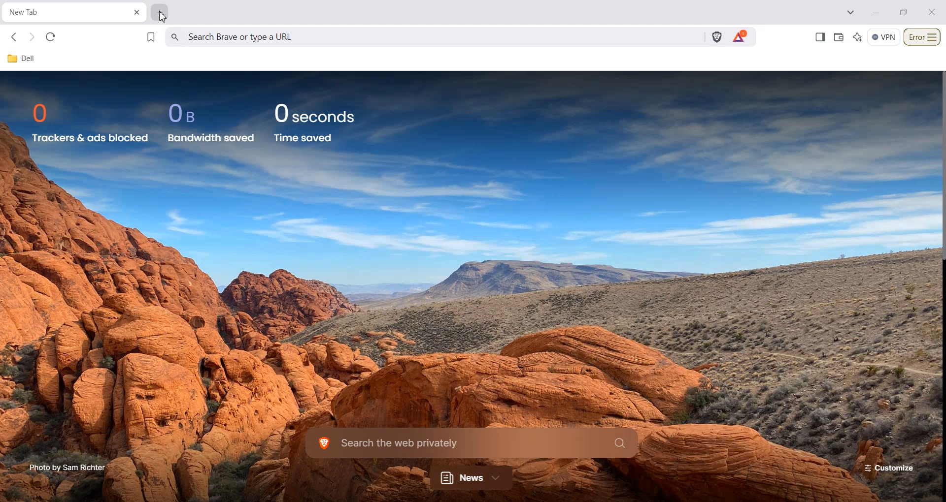  What do you see at coordinates (151, 37) in the screenshot?
I see `Bookmark` at bounding box center [151, 37].